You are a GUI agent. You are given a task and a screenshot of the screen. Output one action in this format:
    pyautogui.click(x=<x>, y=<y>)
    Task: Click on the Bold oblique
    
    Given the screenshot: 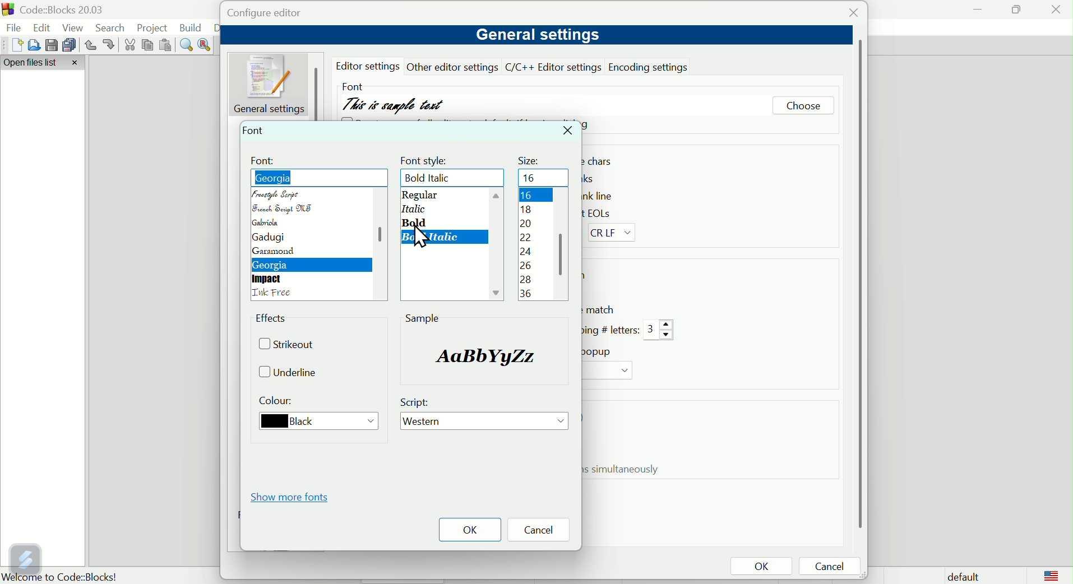 What is the action you would take?
    pyautogui.click(x=433, y=178)
    